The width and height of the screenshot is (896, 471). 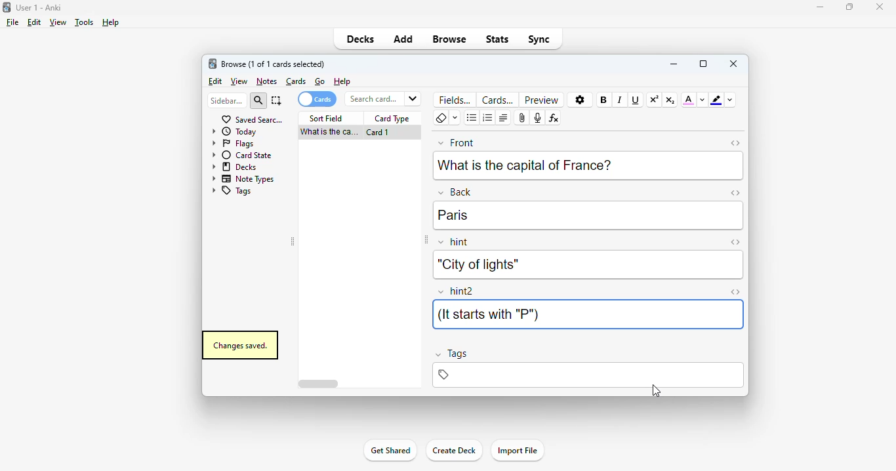 I want to click on browse, so click(x=449, y=39).